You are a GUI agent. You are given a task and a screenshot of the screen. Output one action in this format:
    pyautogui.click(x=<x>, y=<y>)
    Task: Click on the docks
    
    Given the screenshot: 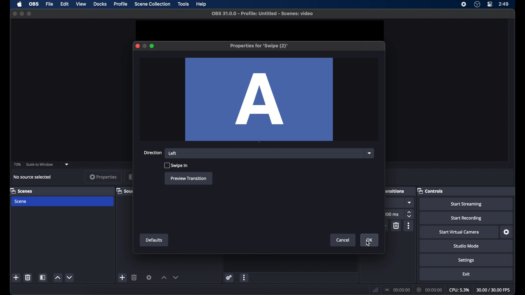 What is the action you would take?
    pyautogui.click(x=100, y=4)
    